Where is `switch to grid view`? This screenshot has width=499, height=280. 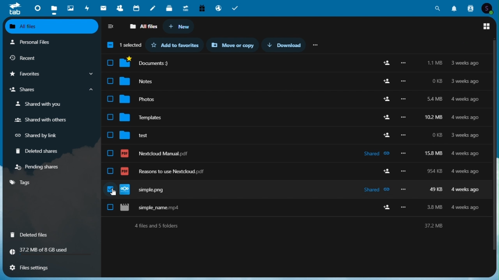
switch to grid view is located at coordinates (487, 26).